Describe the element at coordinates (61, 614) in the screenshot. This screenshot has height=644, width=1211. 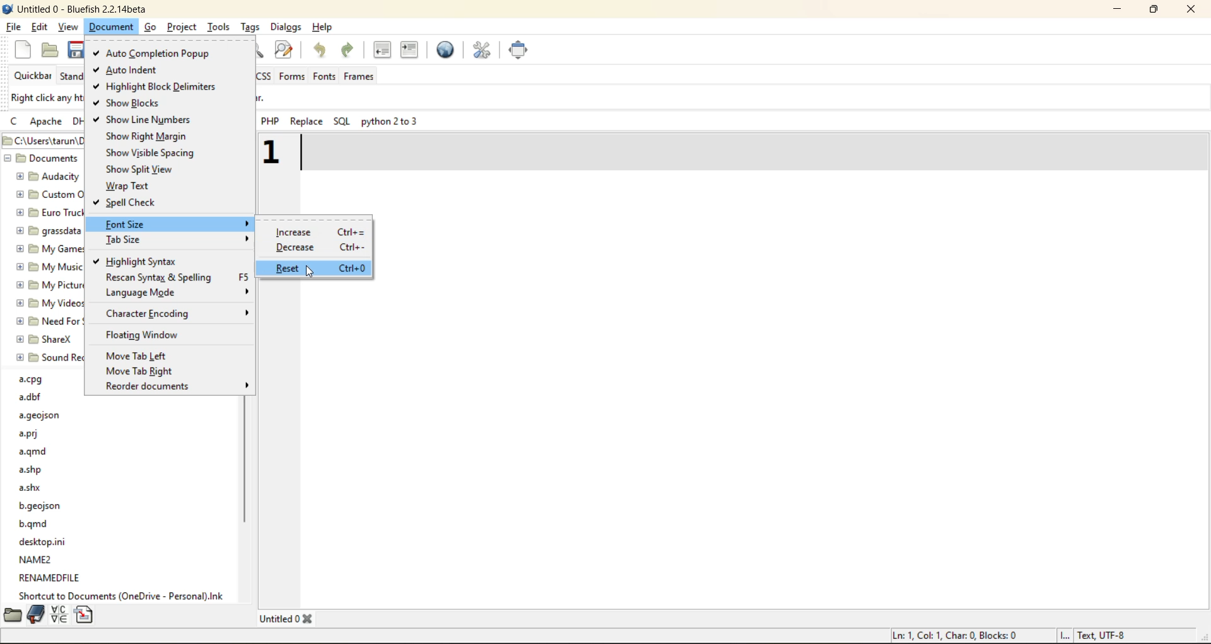
I see `charmap` at that location.